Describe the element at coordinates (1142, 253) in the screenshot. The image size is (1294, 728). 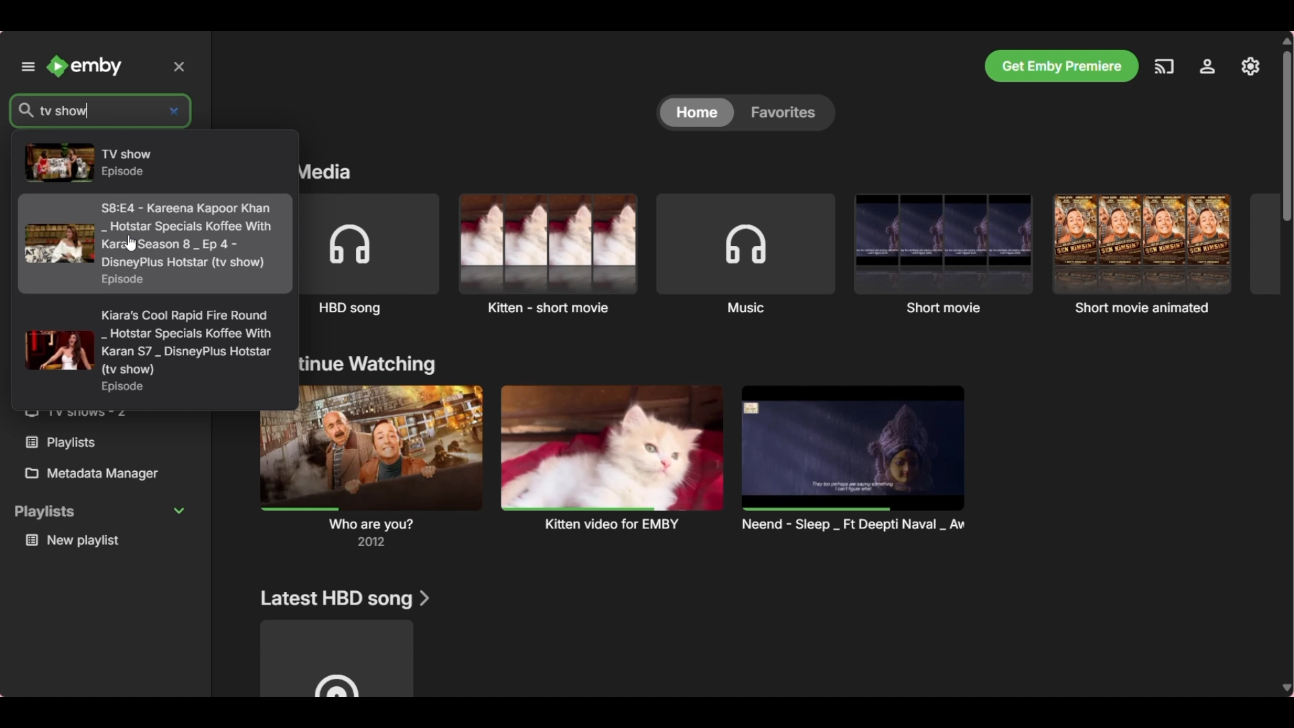
I see `Short movie animated` at that location.